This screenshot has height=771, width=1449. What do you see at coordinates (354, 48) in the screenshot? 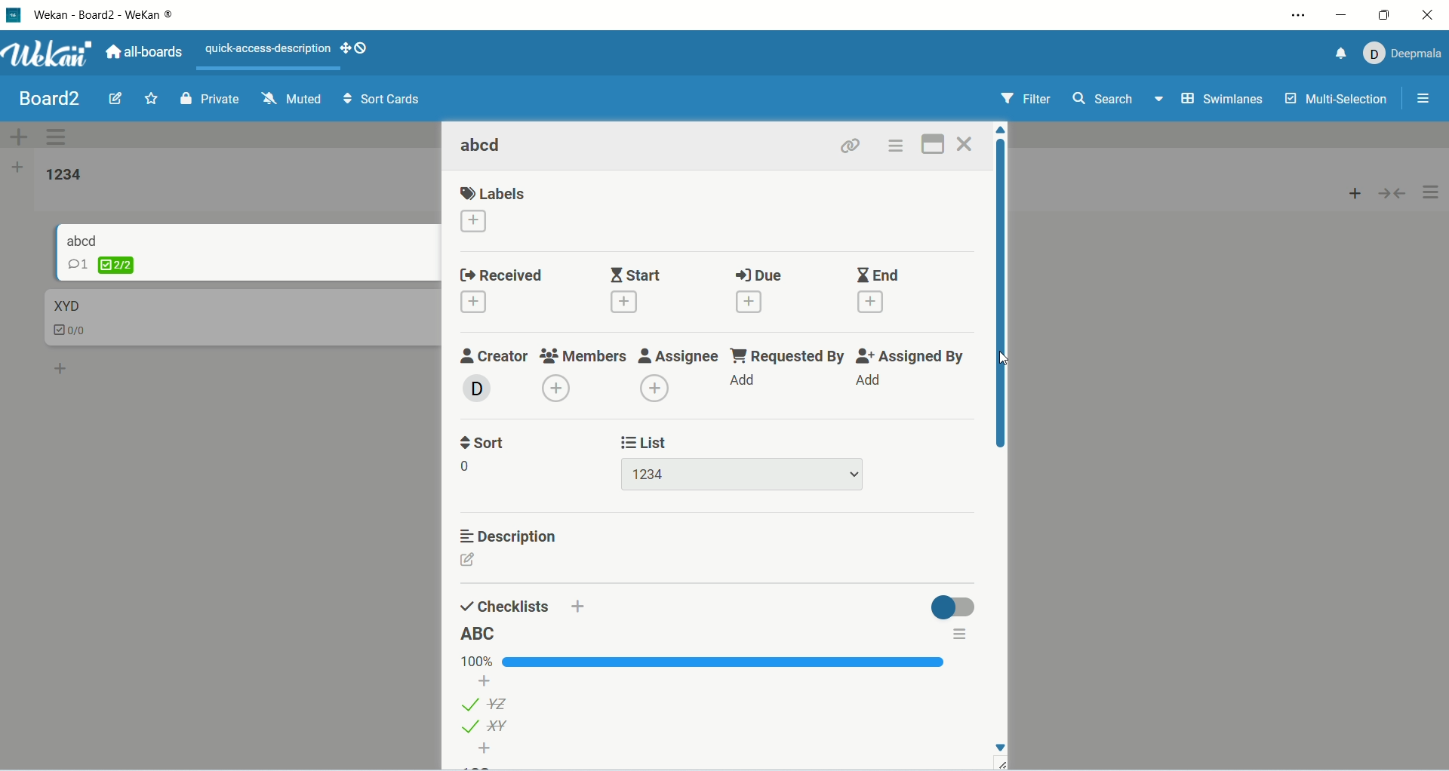
I see `SHOW-DESKTOP-DRAG-HANDLES` at bounding box center [354, 48].